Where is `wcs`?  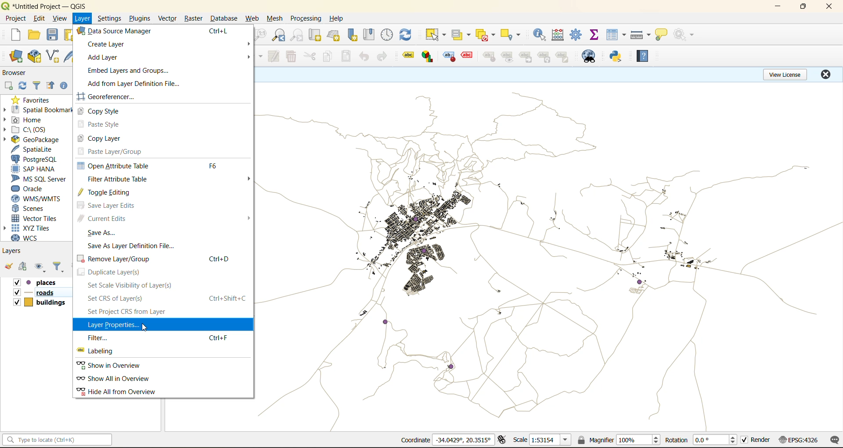
wcs is located at coordinates (32, 238).